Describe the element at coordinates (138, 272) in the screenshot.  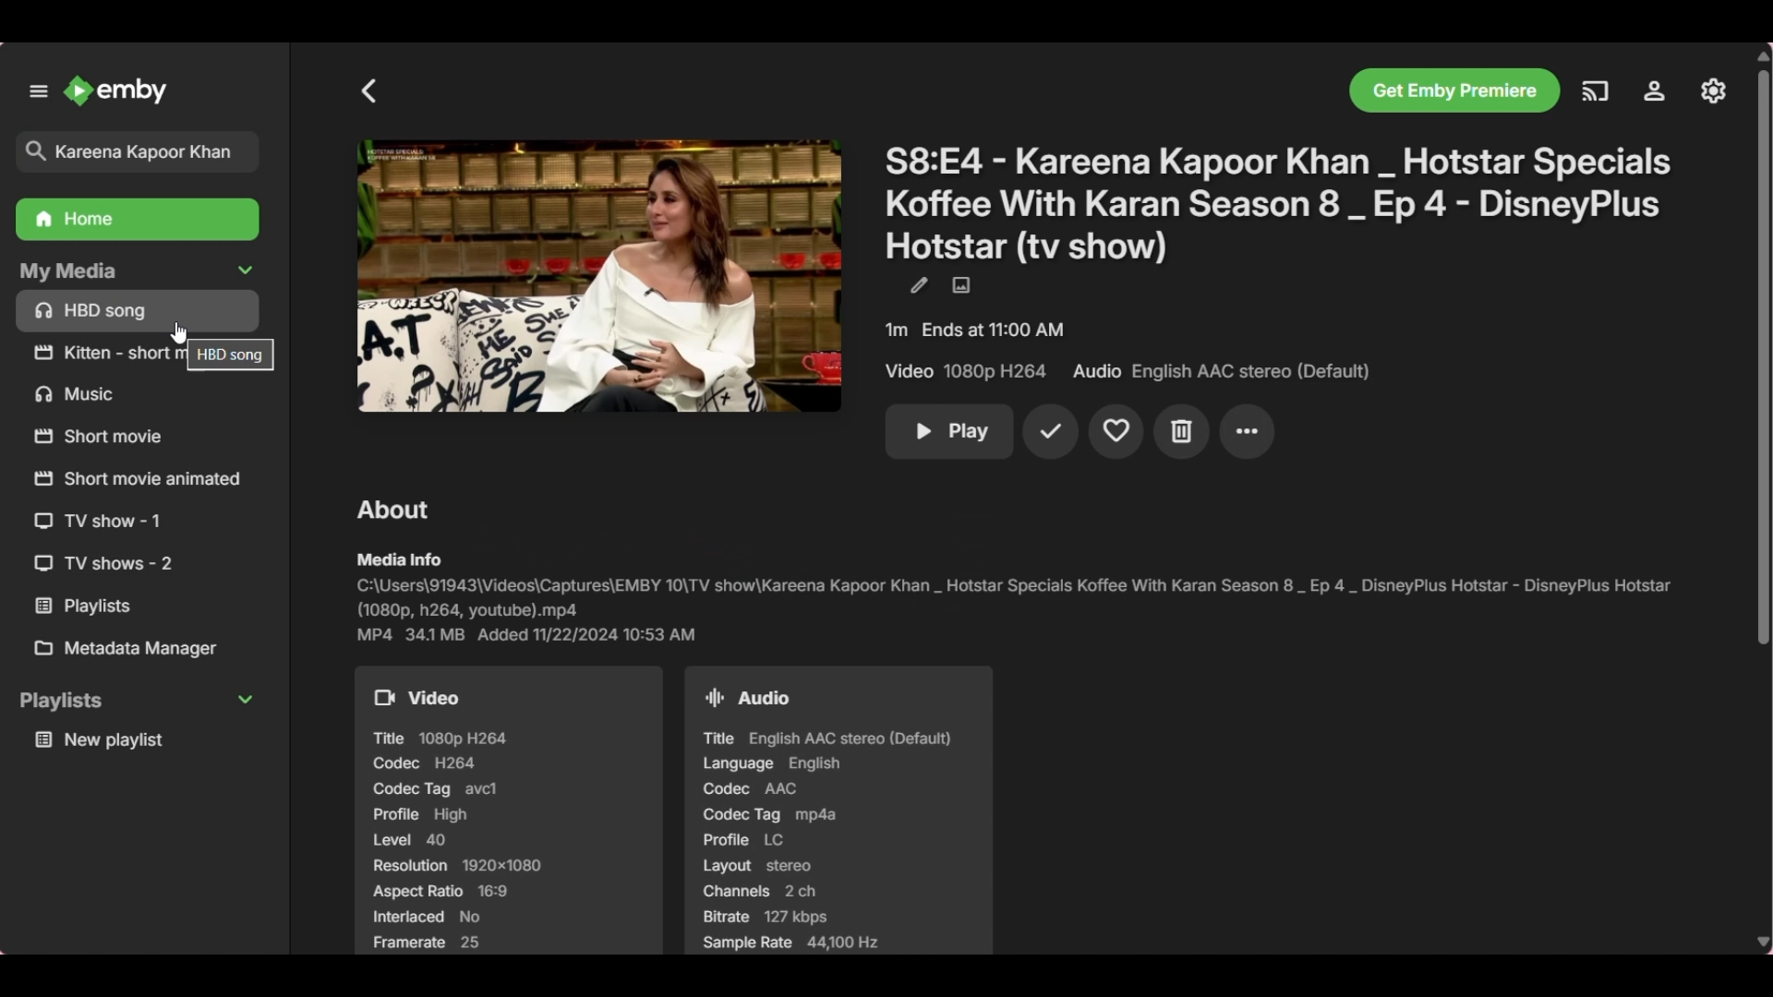
I see `Collapse My Media` at that location.